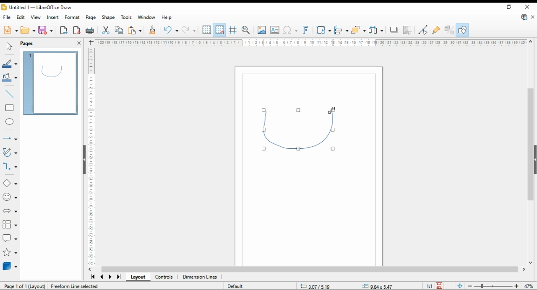 The width and height of the screenshot is (537, 290). I want to click on new, so click(10, 31).